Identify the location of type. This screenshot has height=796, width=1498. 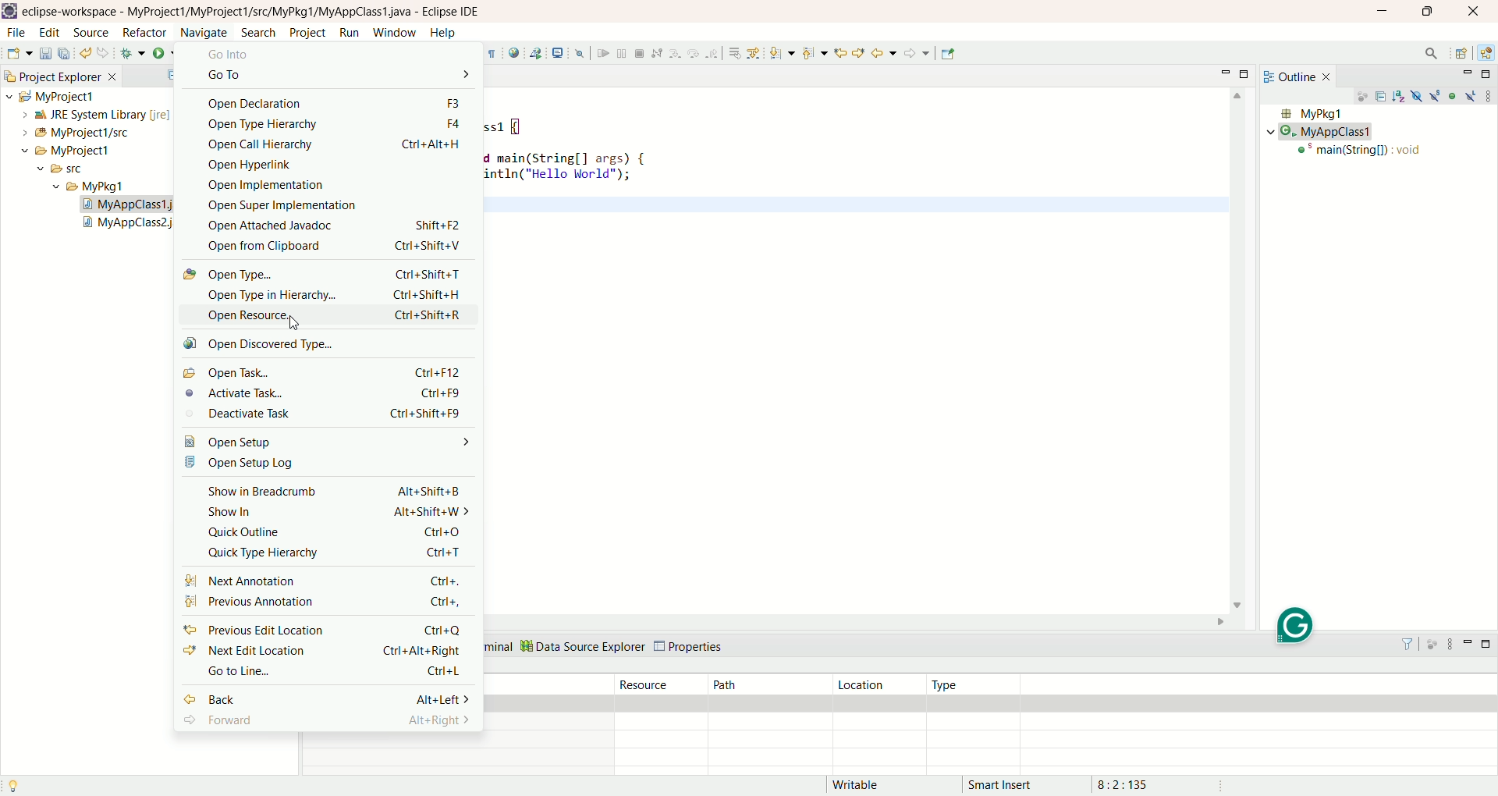
(977, 684).